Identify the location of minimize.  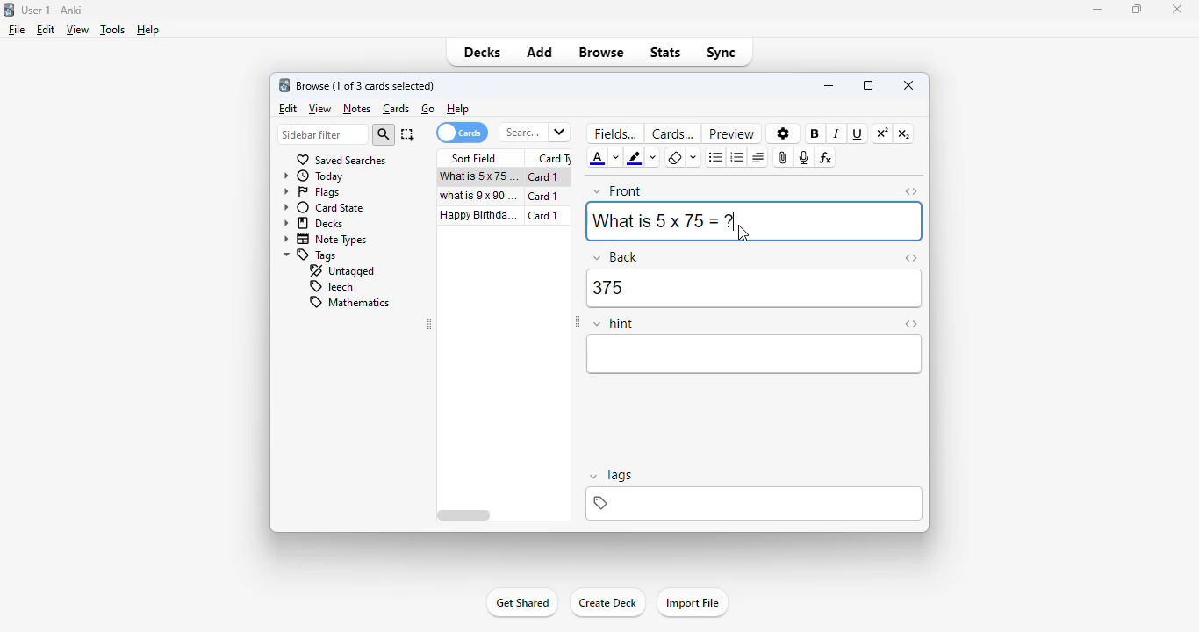
(829, 86).